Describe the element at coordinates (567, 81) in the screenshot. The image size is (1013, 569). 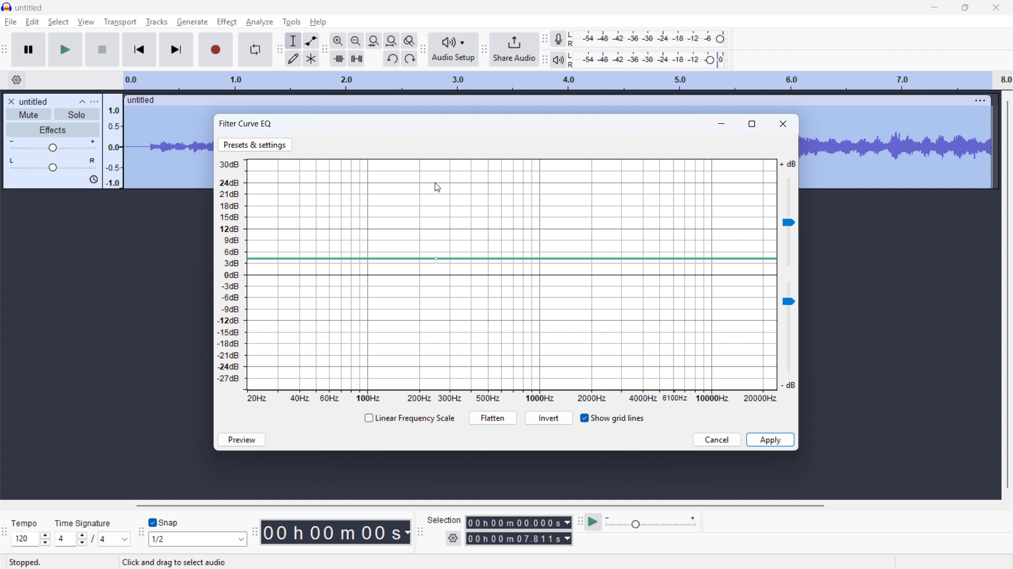
I see `timeline` at that location.